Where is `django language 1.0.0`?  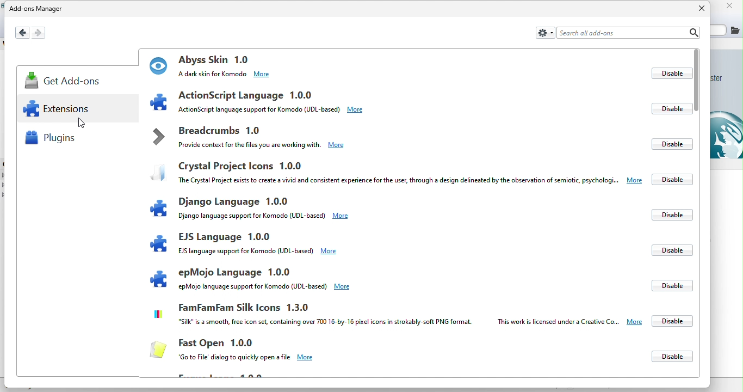 django language 1.0.0 is located at coordinates (294, 209).